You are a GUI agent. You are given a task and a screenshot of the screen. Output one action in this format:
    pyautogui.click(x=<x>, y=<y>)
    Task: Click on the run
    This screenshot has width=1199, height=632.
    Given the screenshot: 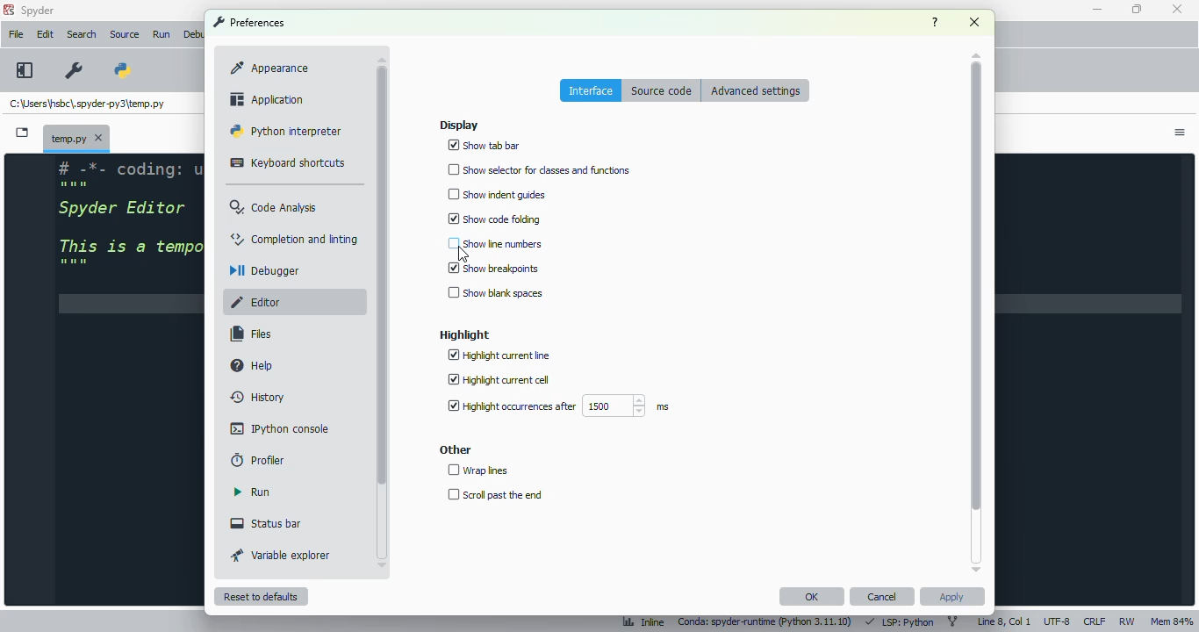 What is the action you would take?
    pyautogui.click(x=252, y=492)
    